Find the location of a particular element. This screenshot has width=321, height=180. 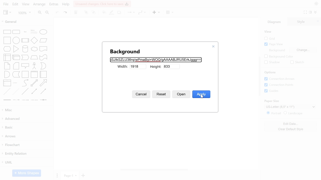

general shapes is located at coordinates (15, 31).